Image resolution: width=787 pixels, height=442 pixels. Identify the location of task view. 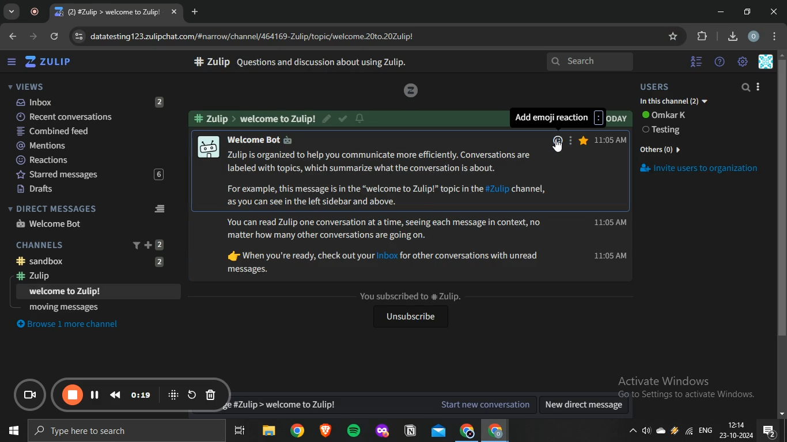
(240, 432).